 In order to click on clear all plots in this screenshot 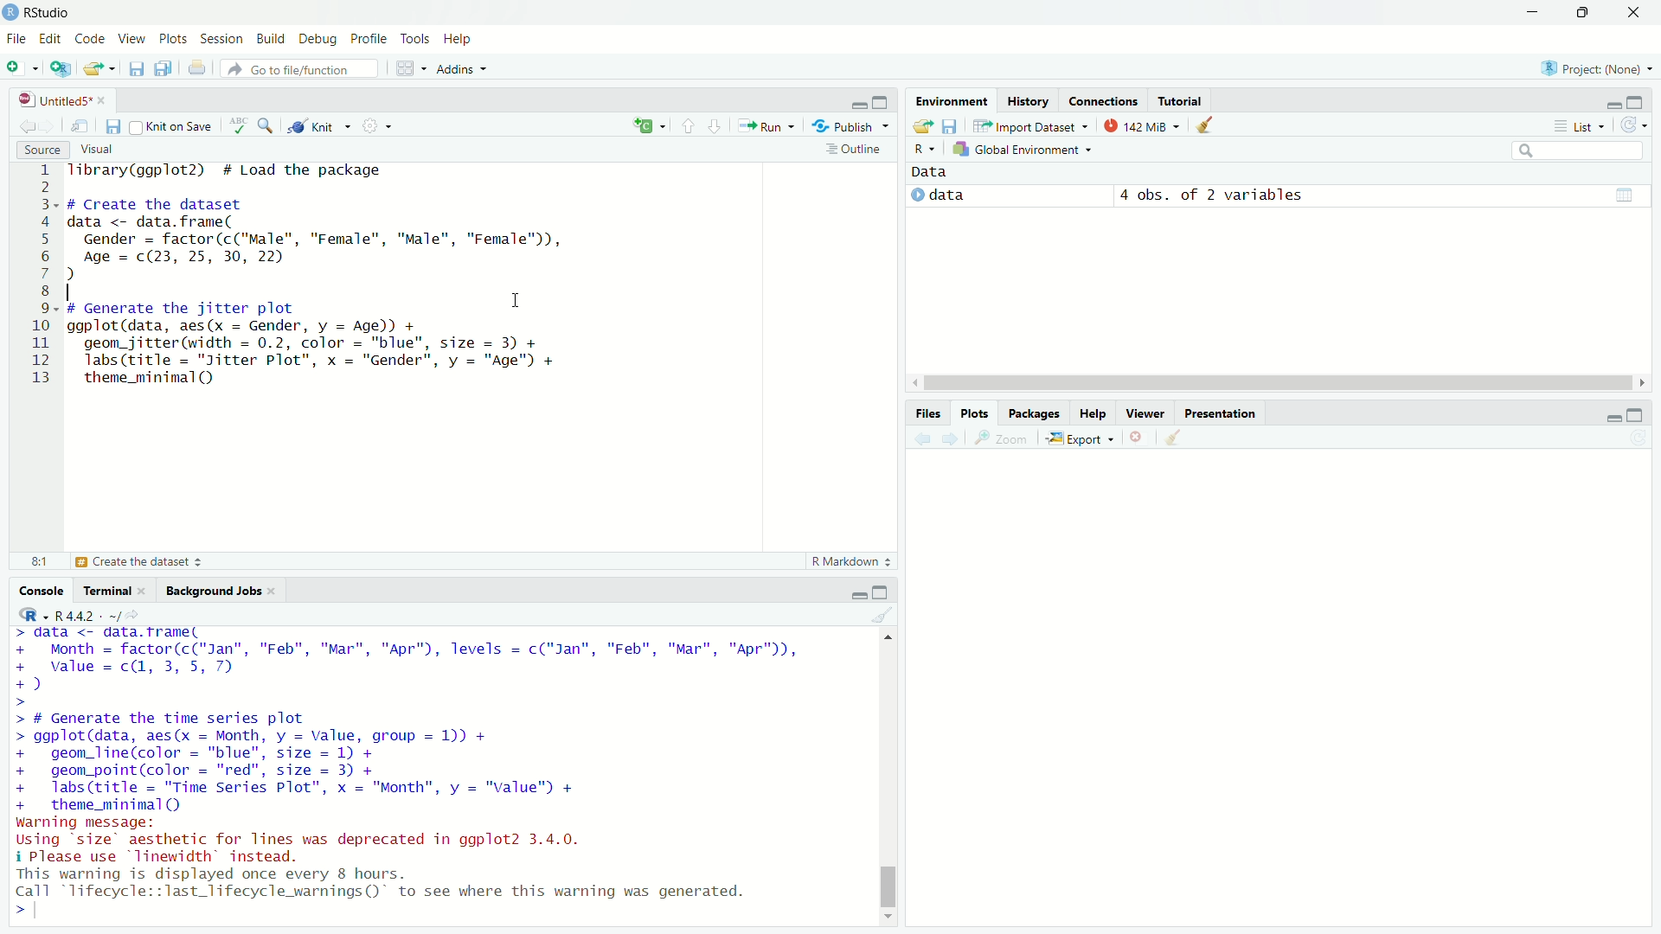, I will do `click(1177, 438)`.